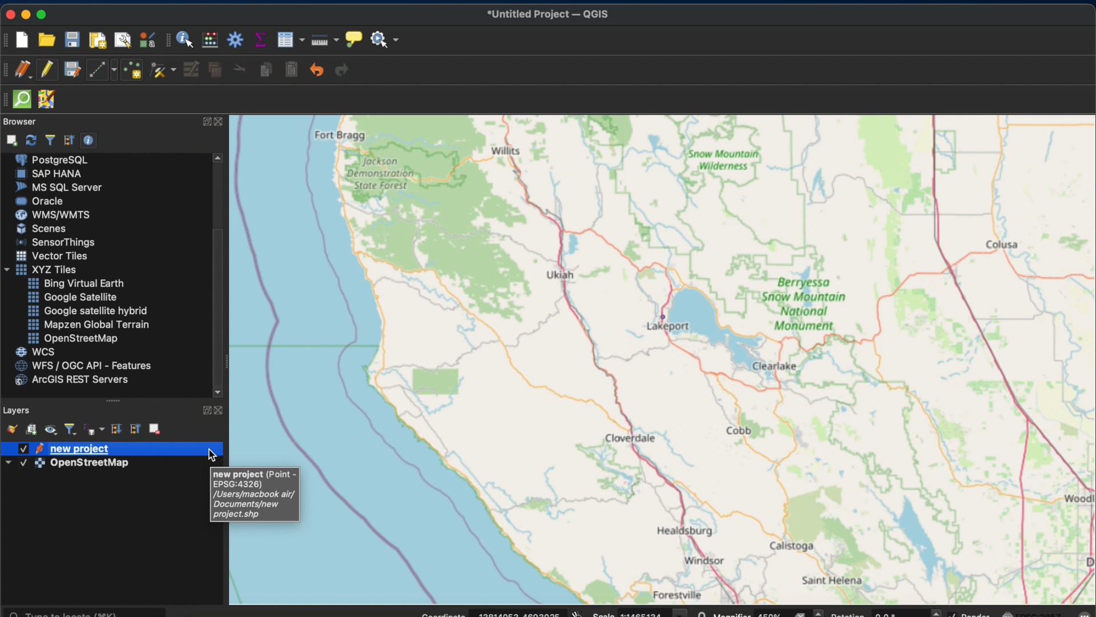 This screenshot has height=617, width=1096. I want to click on showlayout manager, so click(123, 41).